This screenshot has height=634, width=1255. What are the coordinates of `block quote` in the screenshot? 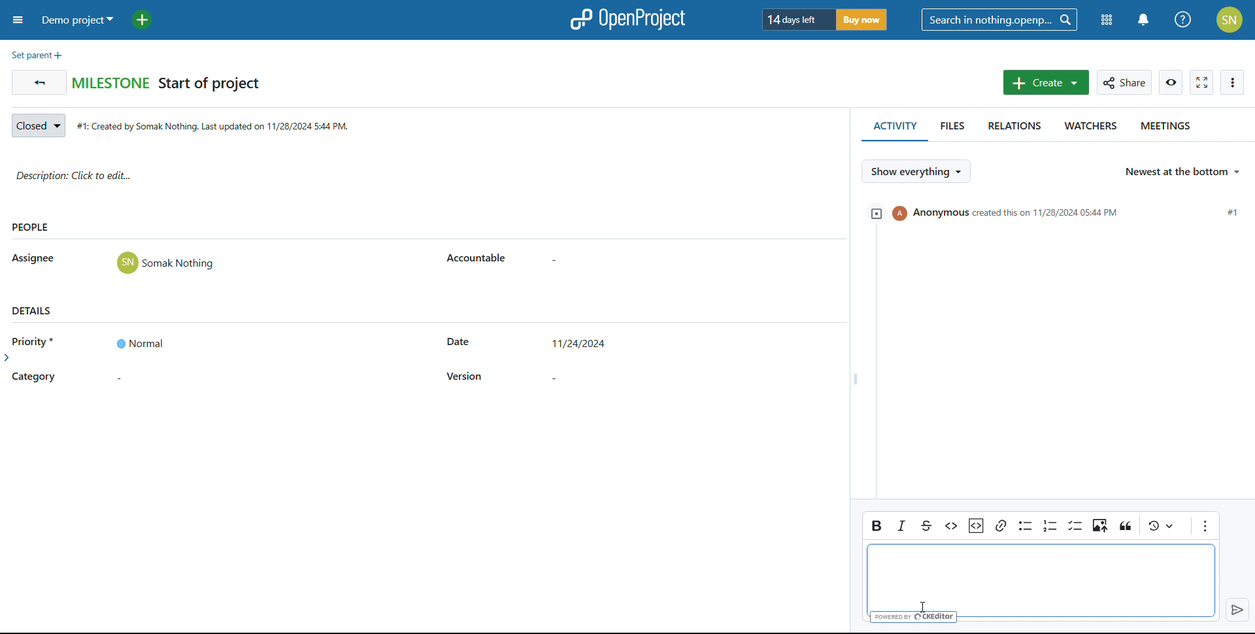 It's located at (1163, 525).